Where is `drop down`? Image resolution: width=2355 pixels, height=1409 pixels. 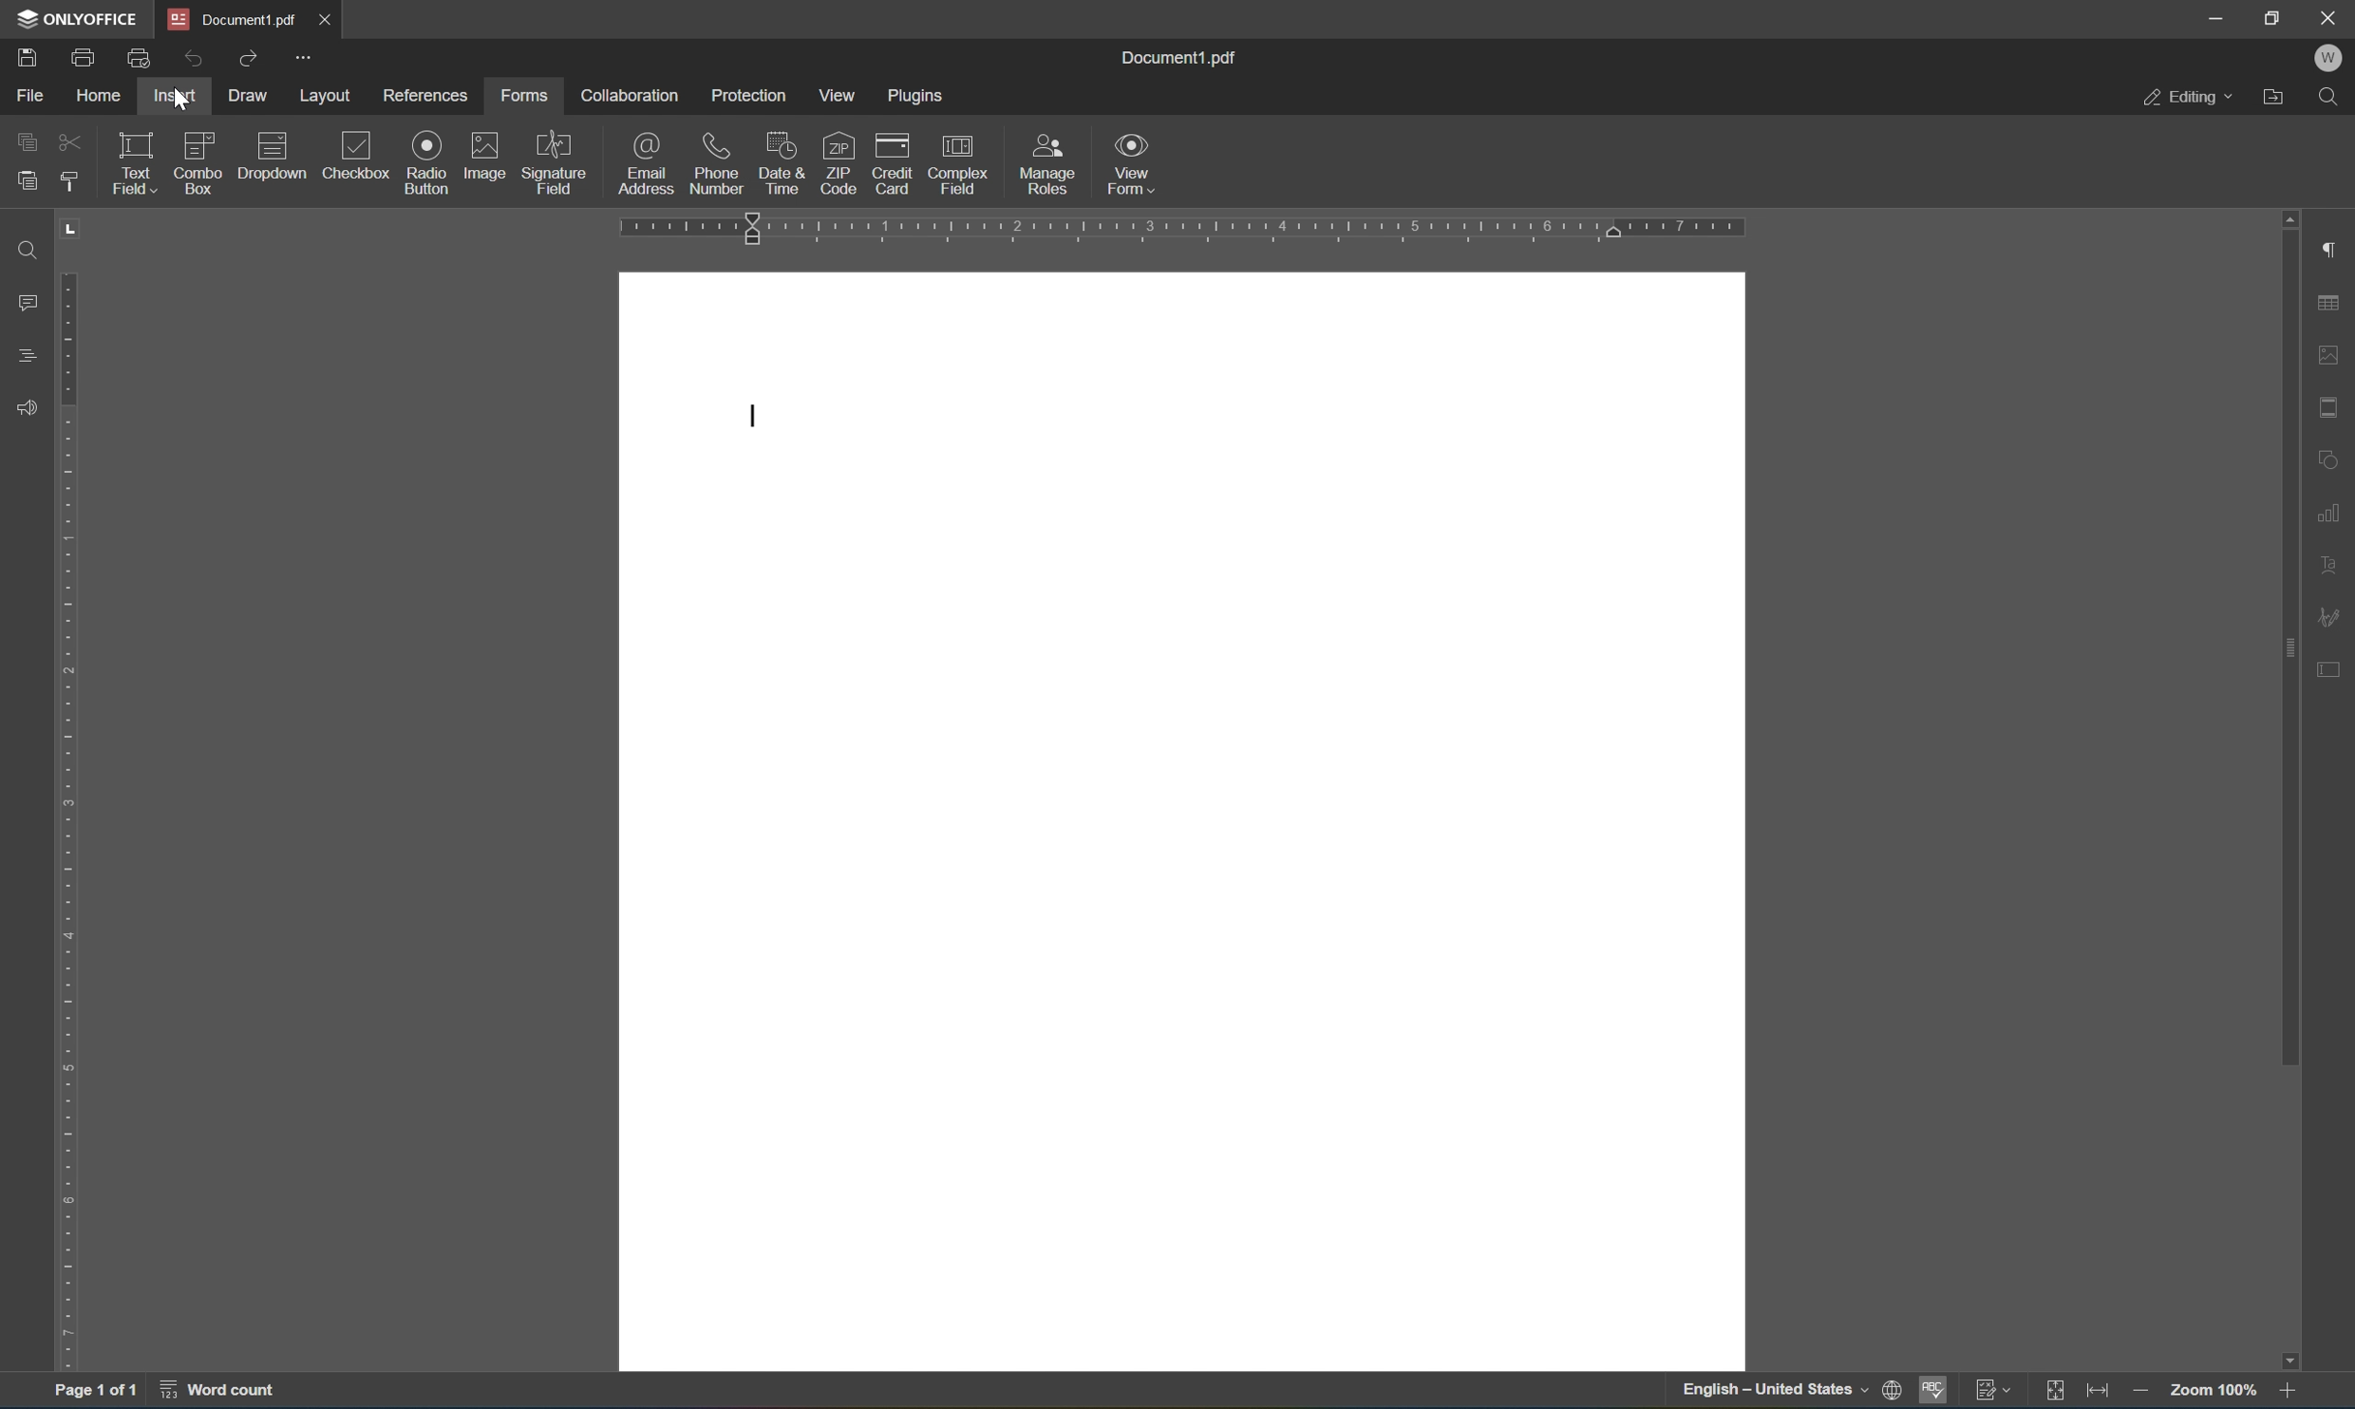 drop down is located at coordinates (274, 157).